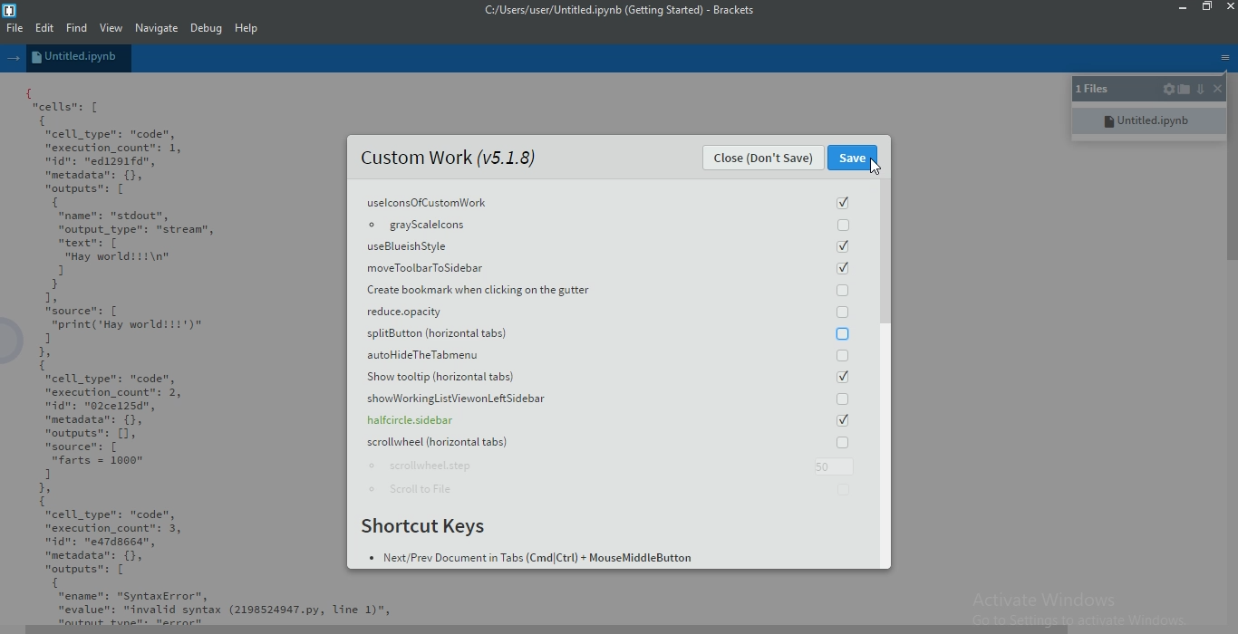  Describe the element at coordinates (759, 158) in the screenshot. I see `Close (Don't Save) ` at that location.